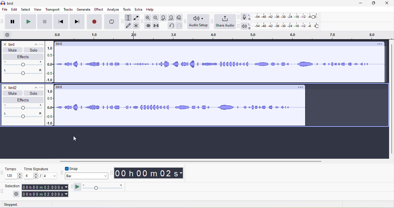 The image size is (394, 208). I want to click on selection tool, so click(129, 18).